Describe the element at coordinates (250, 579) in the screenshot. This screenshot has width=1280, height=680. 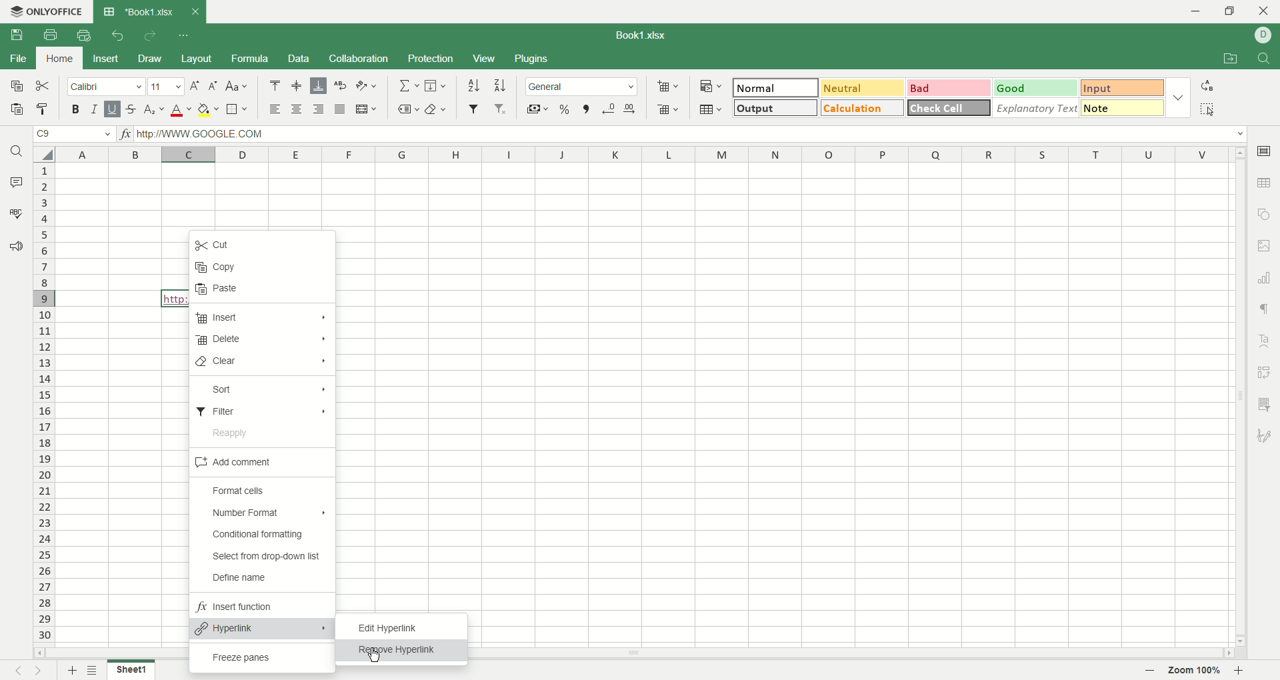
I see `define name` at that location.